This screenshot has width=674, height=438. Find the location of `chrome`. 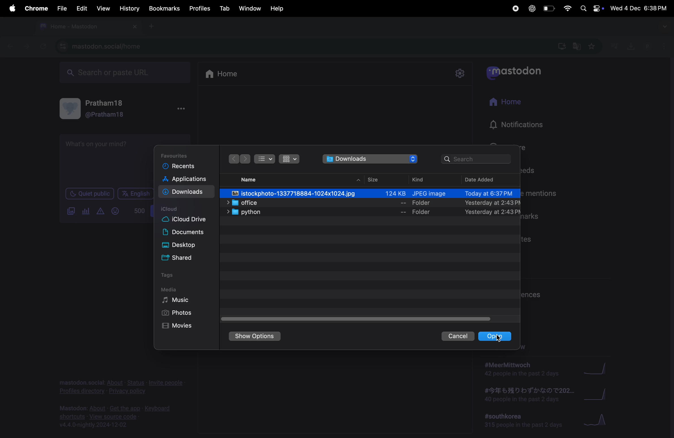

chrome is located at coordinates (35, 9).